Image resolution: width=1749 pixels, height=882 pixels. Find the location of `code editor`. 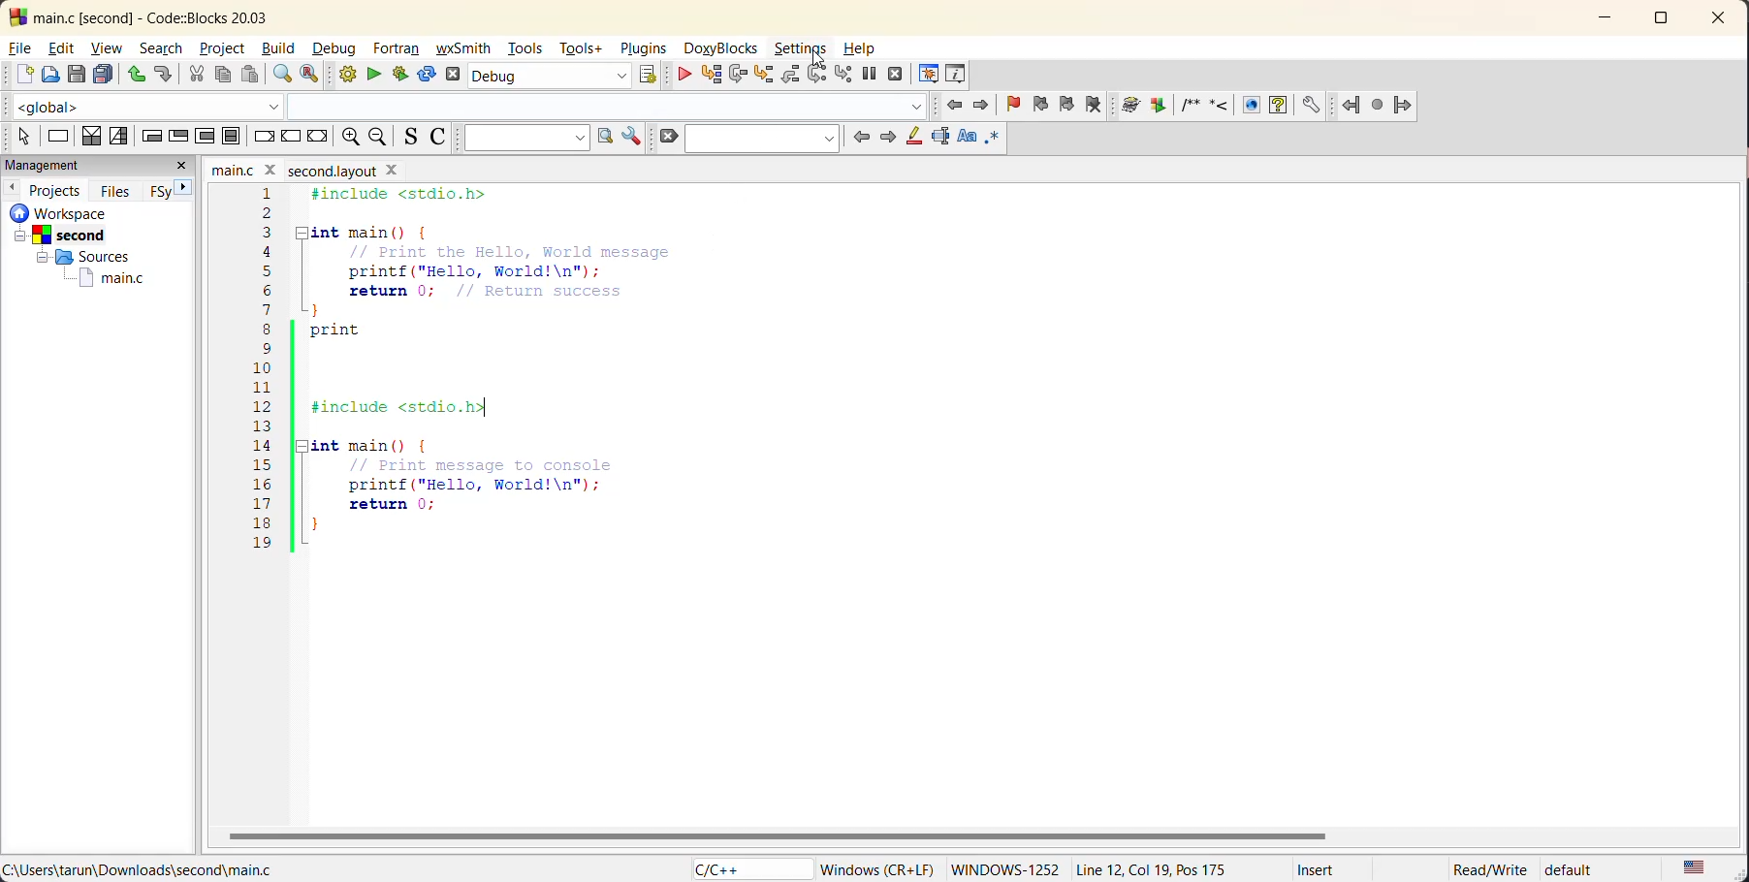

code editor is located at coordinates (455, 383).